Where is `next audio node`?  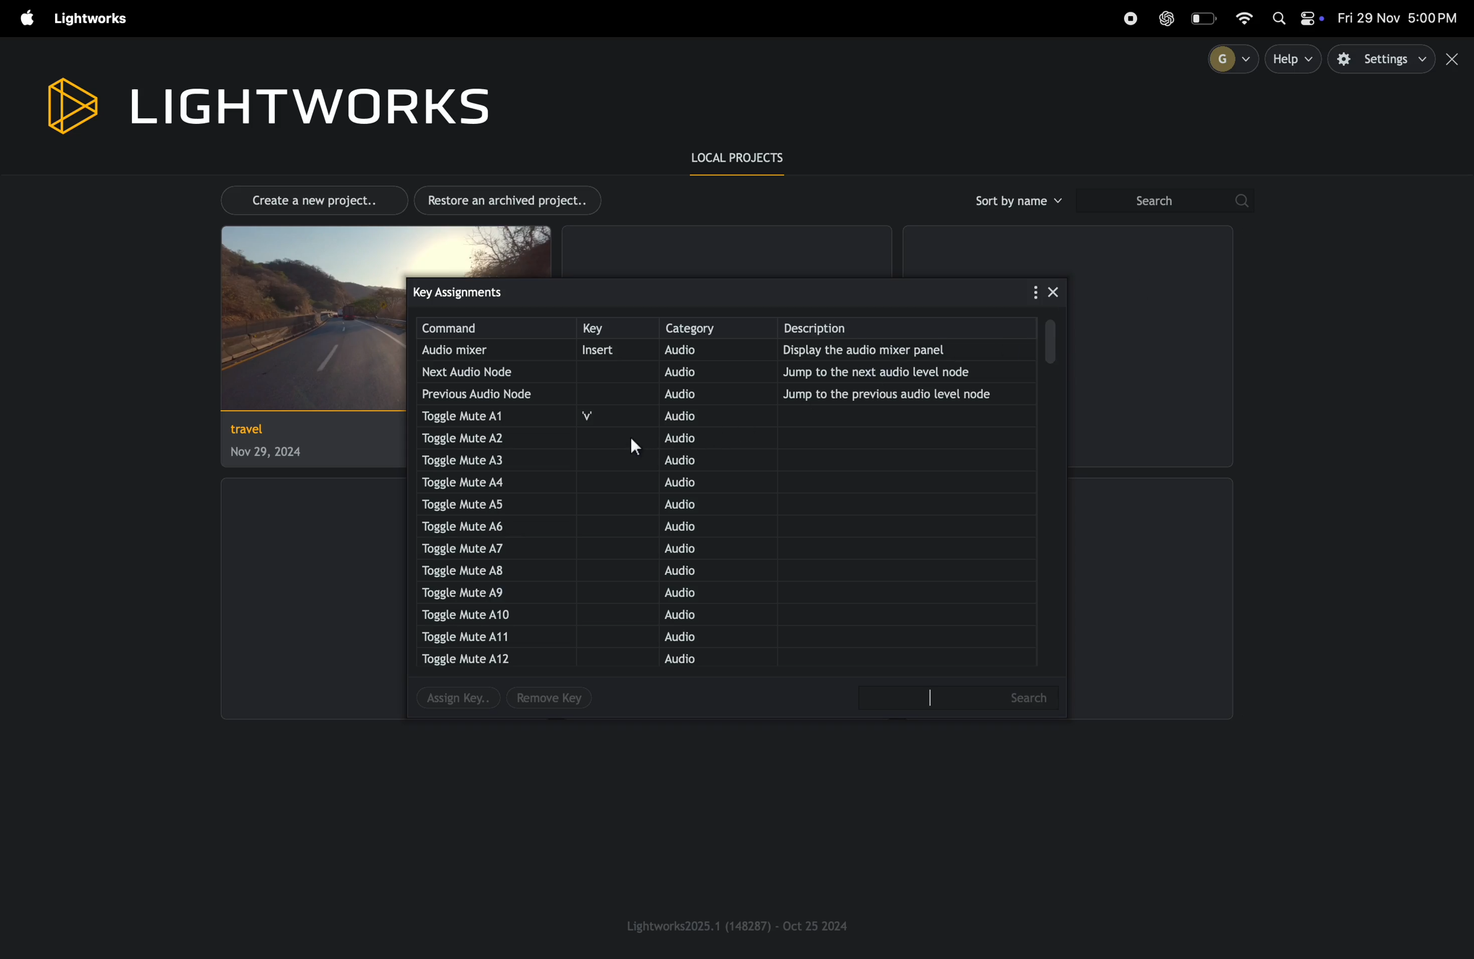
next audio node is located at coordinates (480, 372).